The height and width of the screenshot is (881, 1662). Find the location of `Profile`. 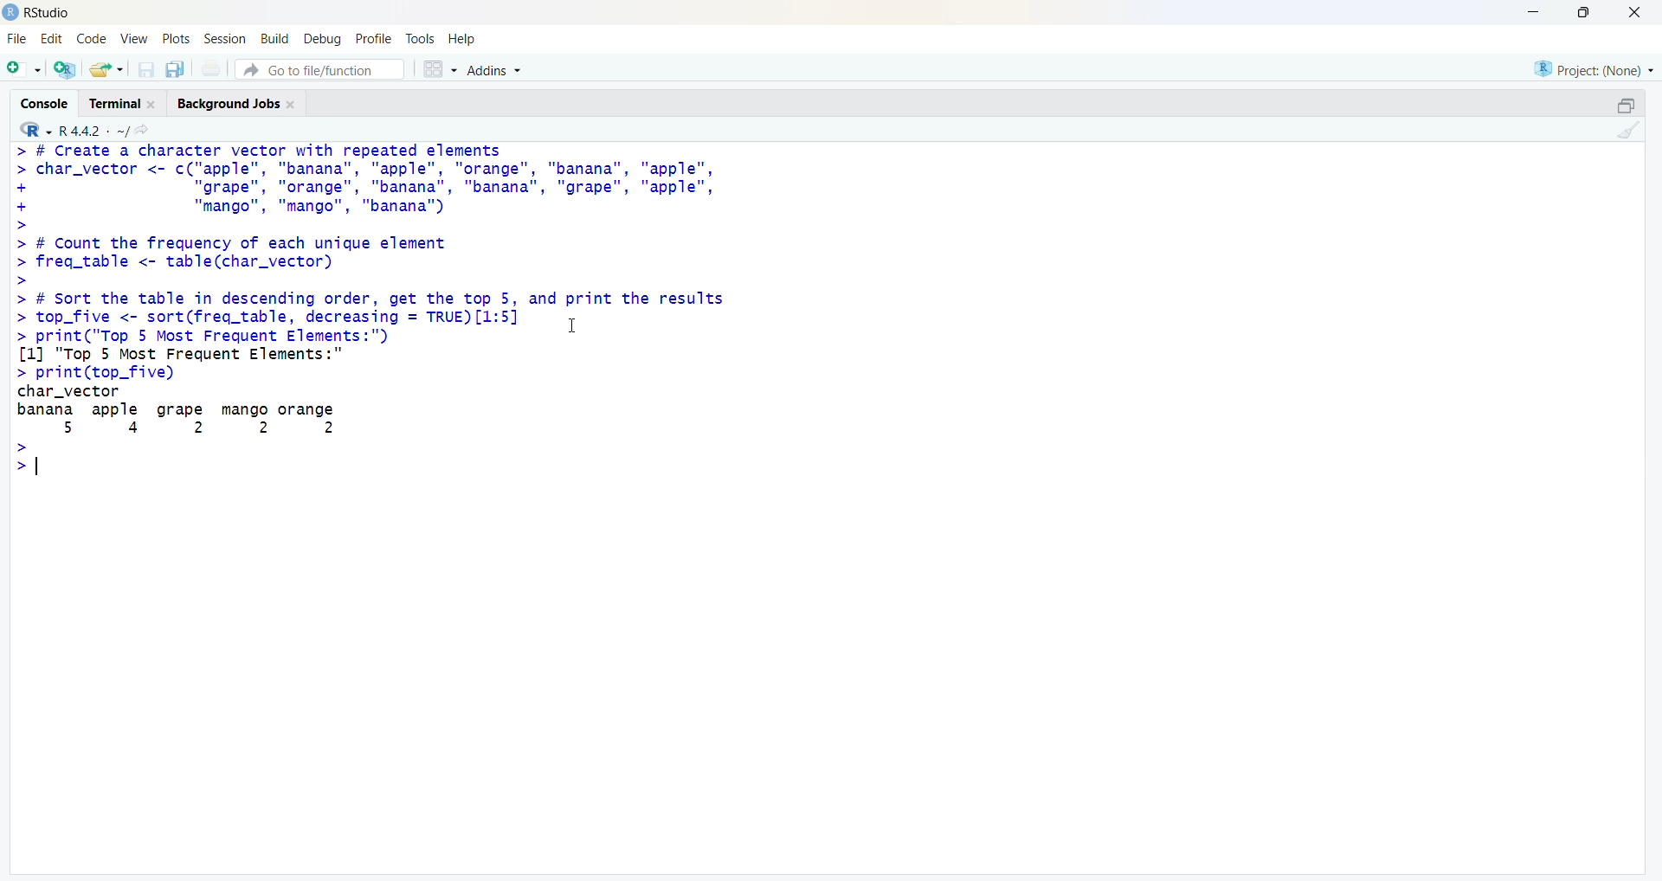

Profile is located at coordinates (374, 40).